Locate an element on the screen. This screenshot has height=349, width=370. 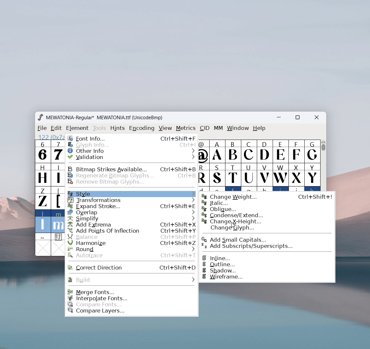
V is located at coordinates (264, 174).